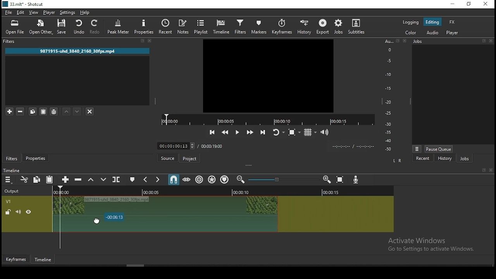 The height and width of the screenshot is (279, 496). I want to click on show video volume control, so click(327, 131).